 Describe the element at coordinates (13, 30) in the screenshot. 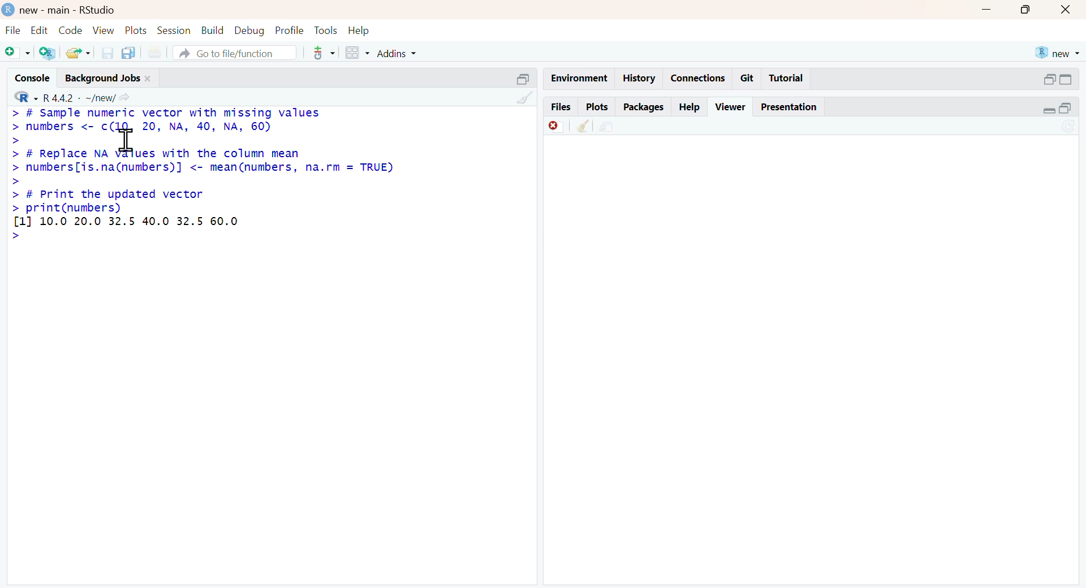

I see `file` at that location.